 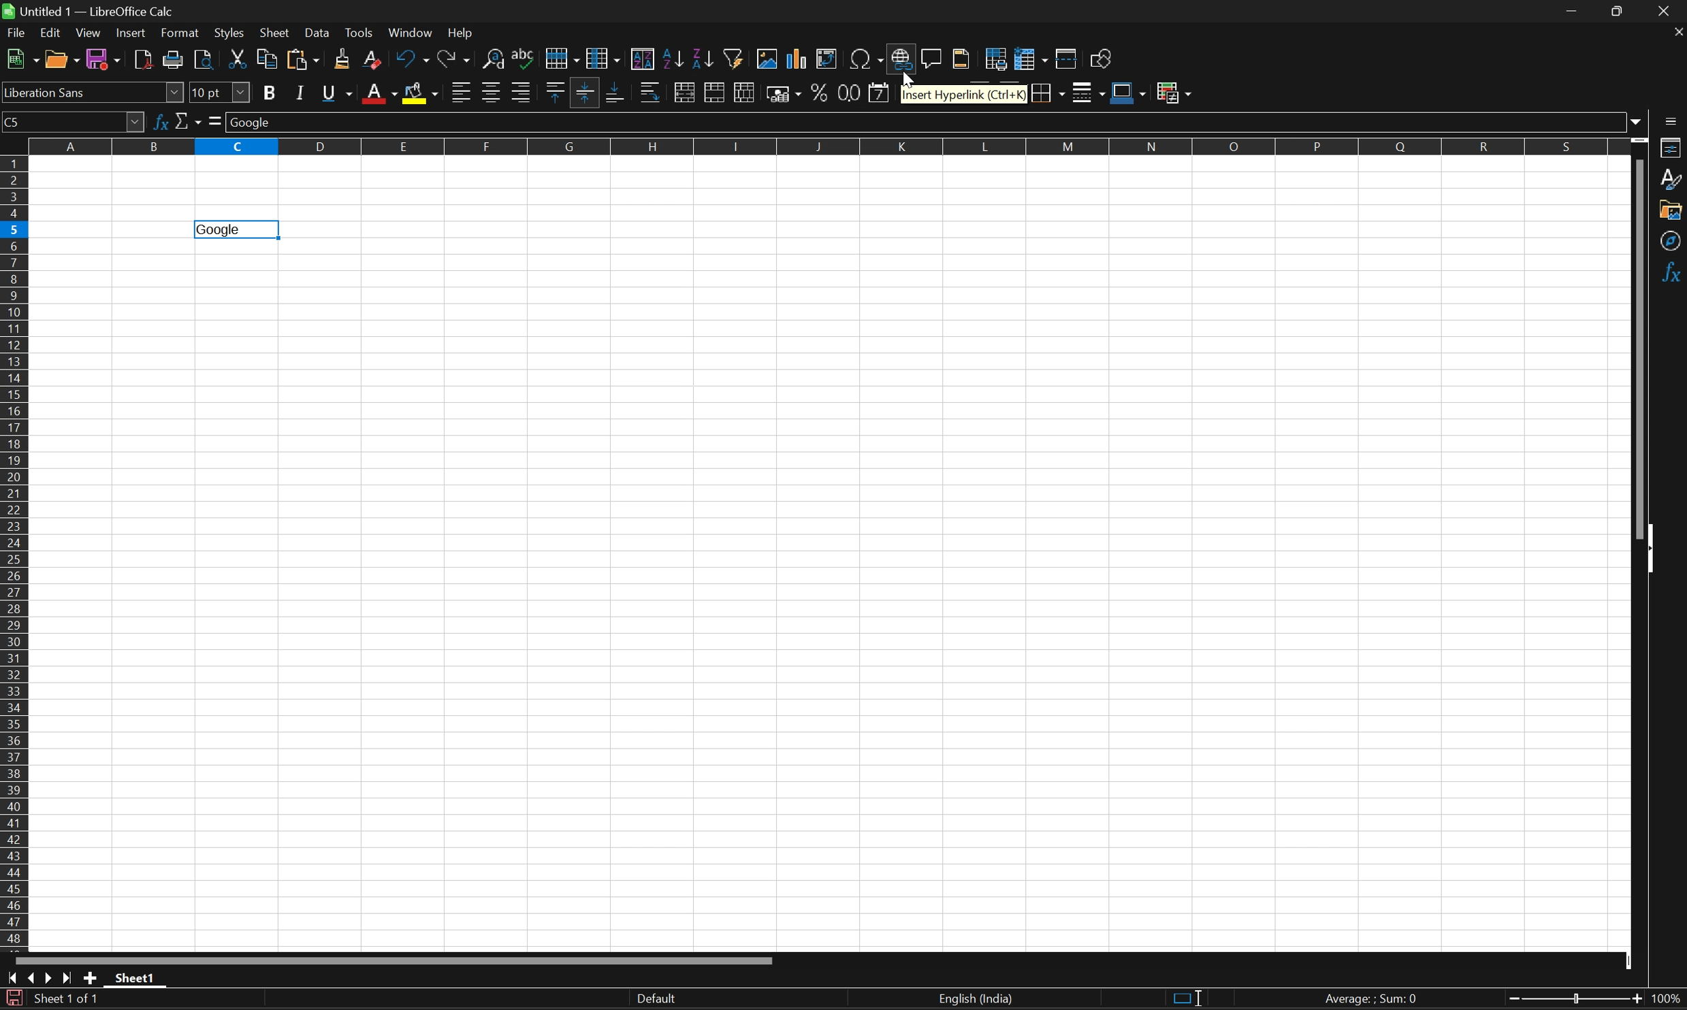 What do you see at coordinates (1672, 242) in the screenshot?
I see `Navigator` at bounding box center [1672, 242].